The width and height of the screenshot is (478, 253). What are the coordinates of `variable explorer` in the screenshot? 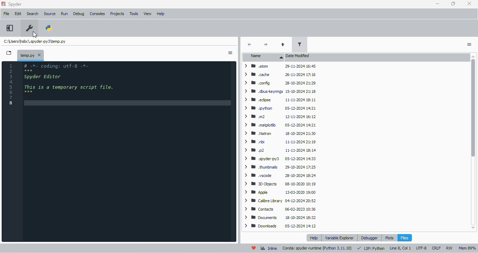 It's located at (340, 238).